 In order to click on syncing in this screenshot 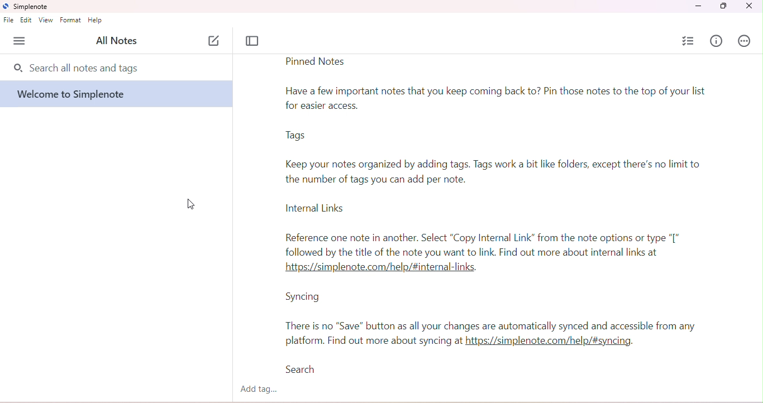, I will do `click(302, 297)`.